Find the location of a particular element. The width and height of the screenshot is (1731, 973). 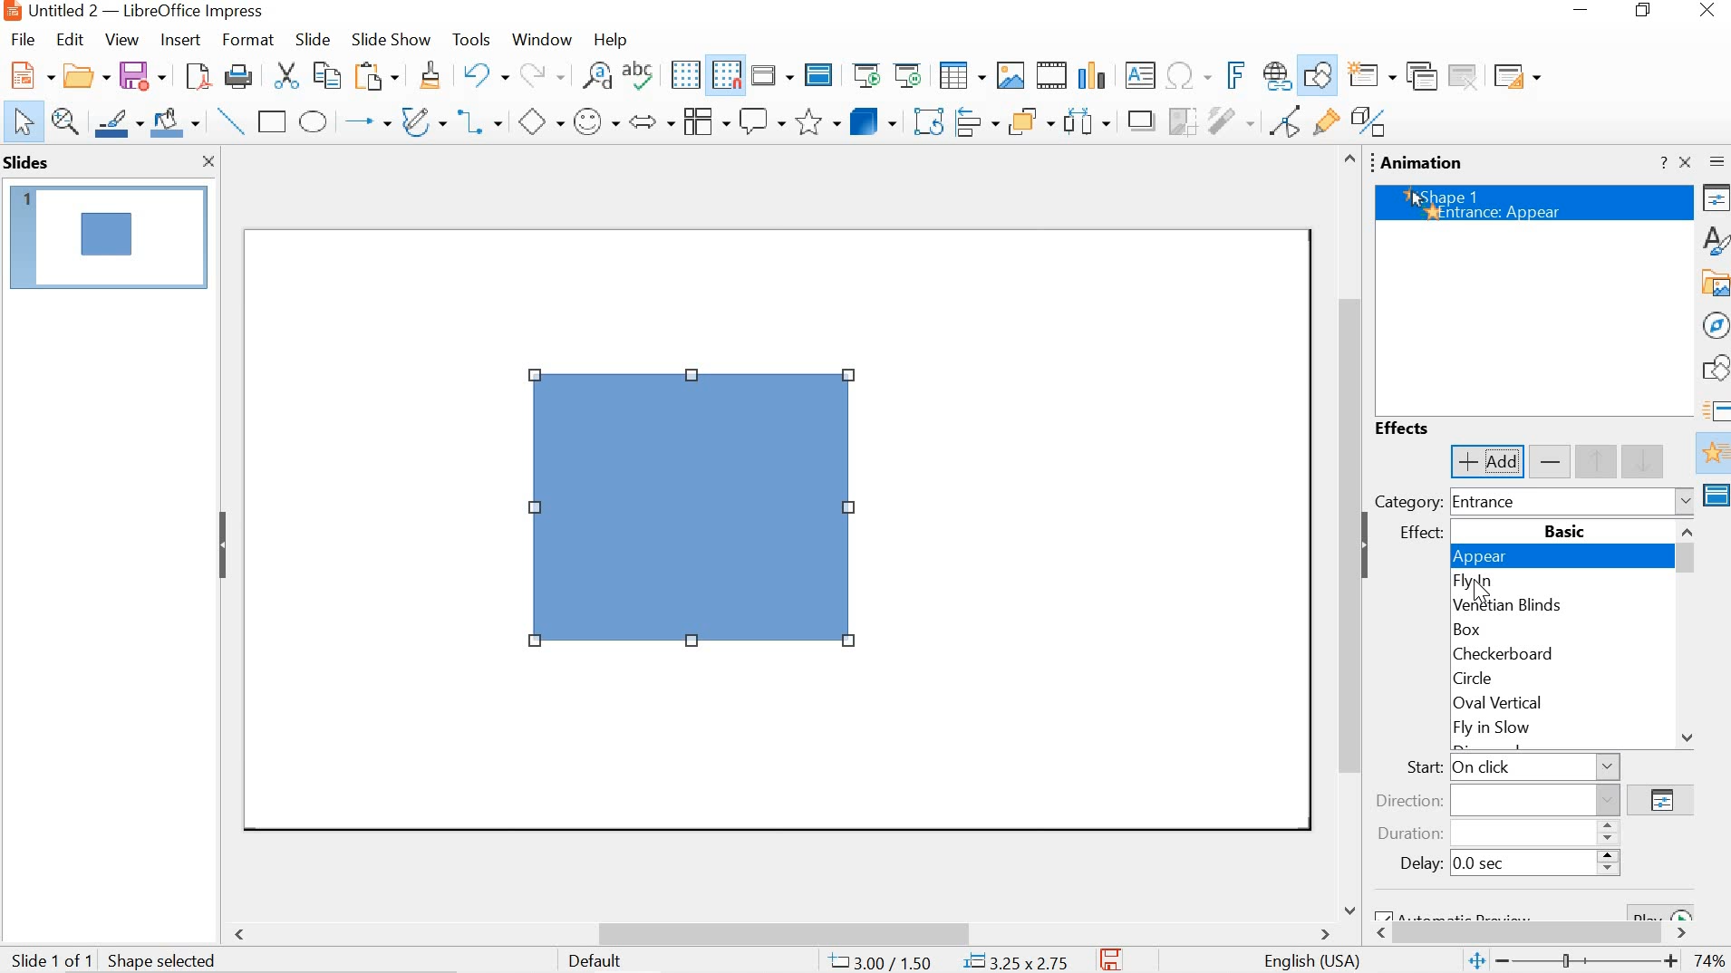

start from first slide is located at coordinates (869, 77).